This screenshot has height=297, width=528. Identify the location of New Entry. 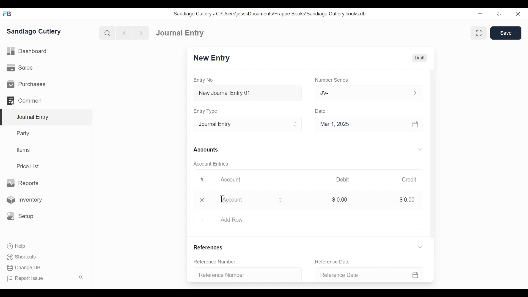
(212, 58).